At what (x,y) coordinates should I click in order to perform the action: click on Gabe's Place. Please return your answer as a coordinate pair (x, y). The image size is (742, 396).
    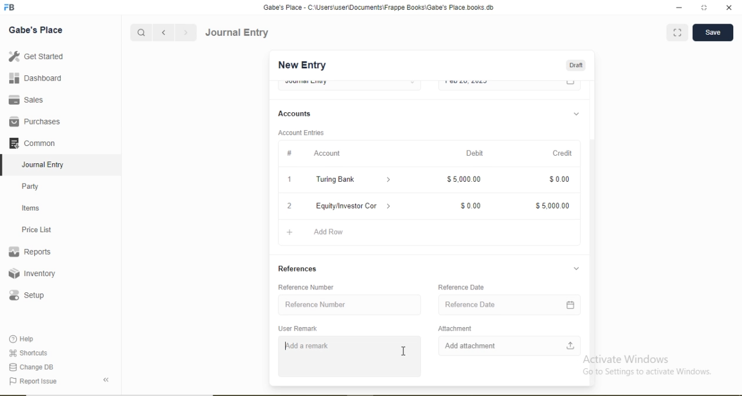
    Looking at the image, I should click on (36, 30).